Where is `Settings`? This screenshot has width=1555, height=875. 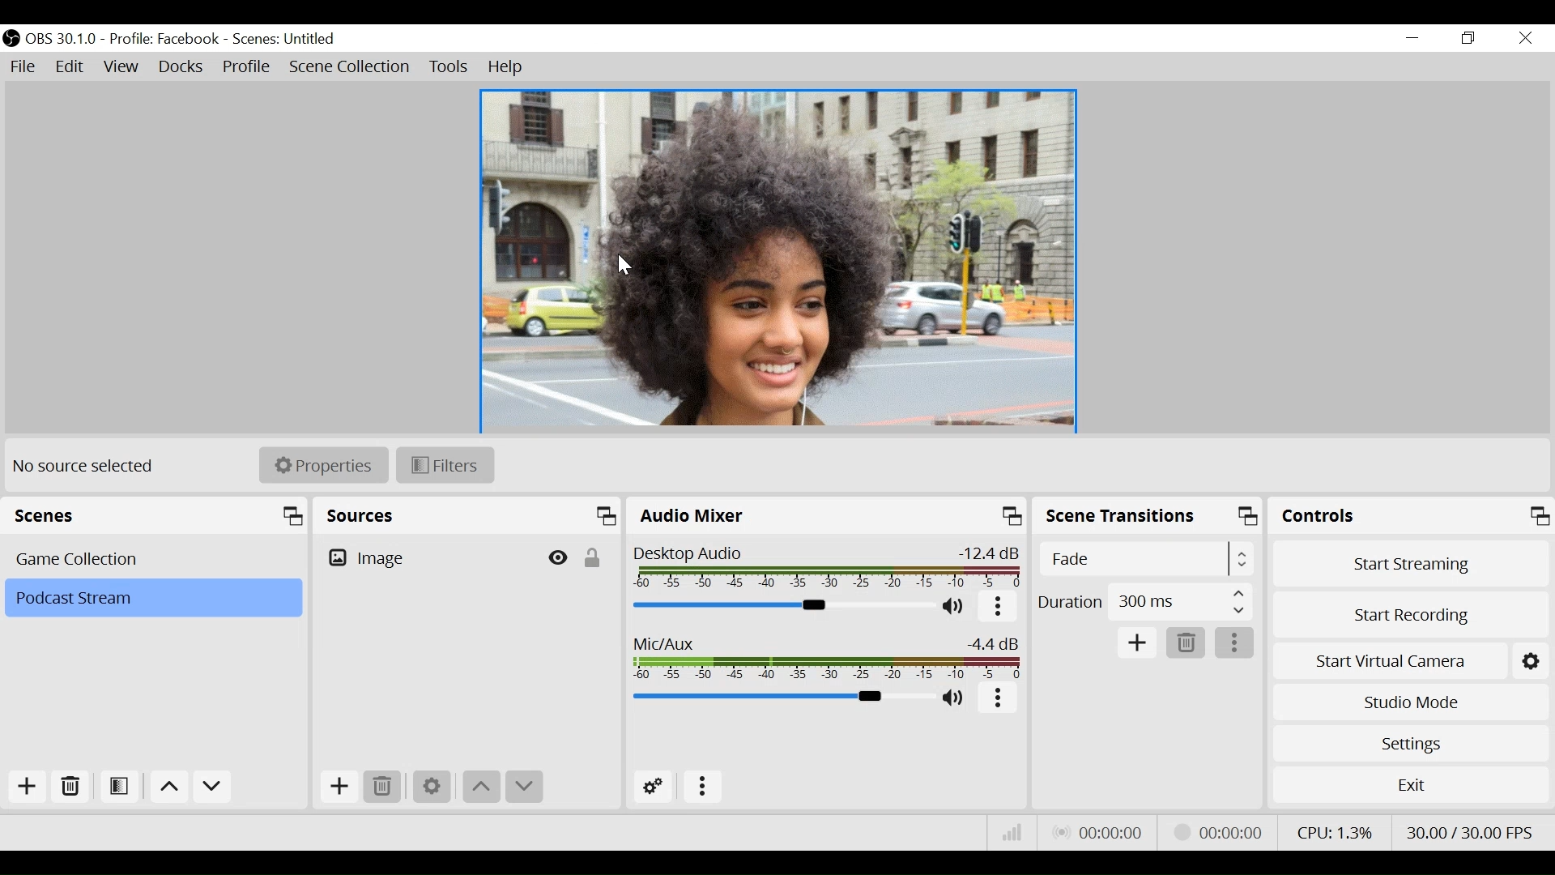
Settings is located at coordinates (433, 789).